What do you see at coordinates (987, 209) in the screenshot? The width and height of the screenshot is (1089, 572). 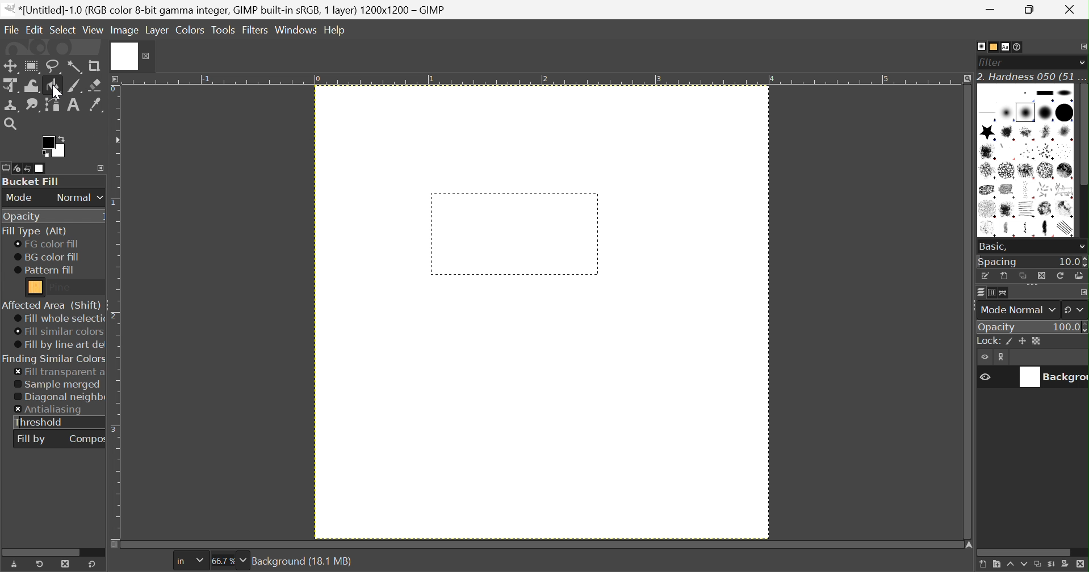 I see `Grass` at bounding box center [987, 209].